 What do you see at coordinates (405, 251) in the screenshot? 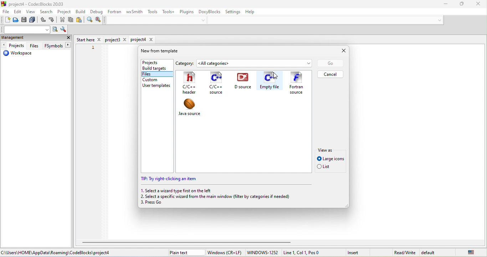
I see `read\write` at bounding box center [405, 251].